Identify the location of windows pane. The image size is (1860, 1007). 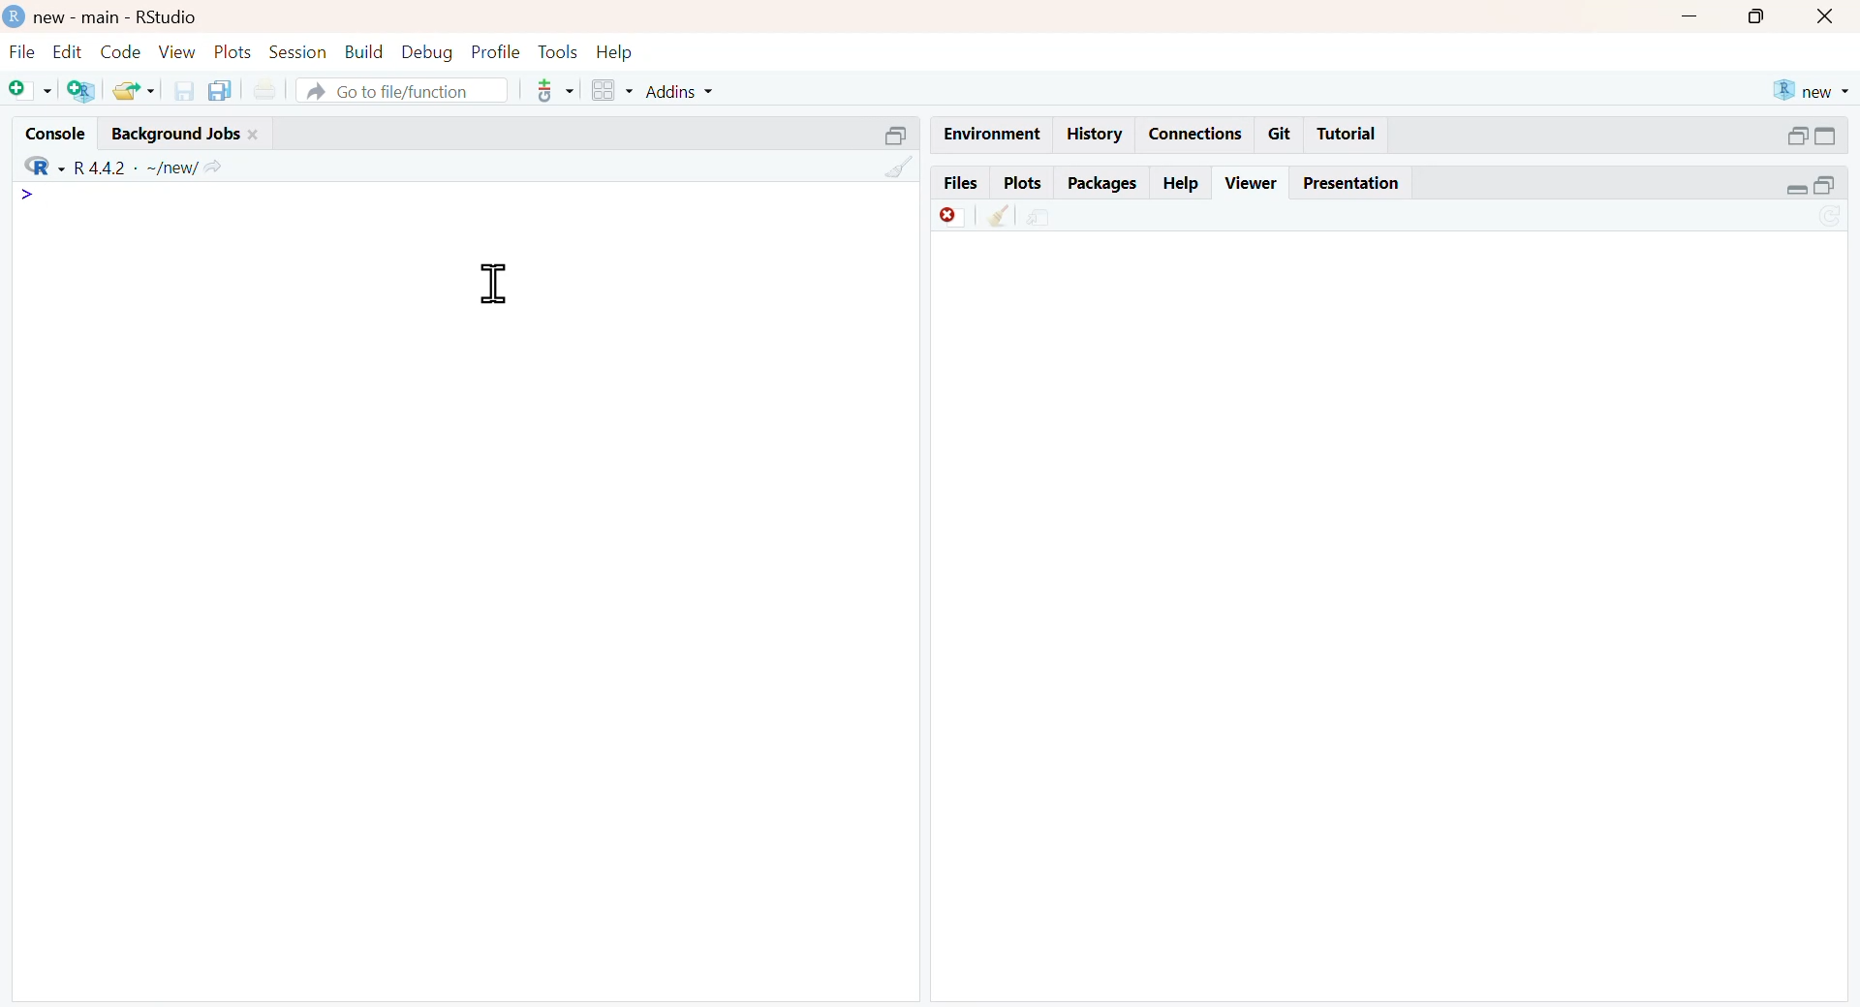
(604, 91).